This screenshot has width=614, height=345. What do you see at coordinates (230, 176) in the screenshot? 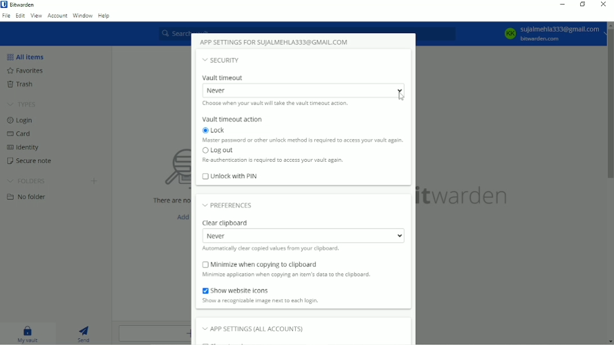
I see `Unlock with PIN` at bounding box center [230, 176].